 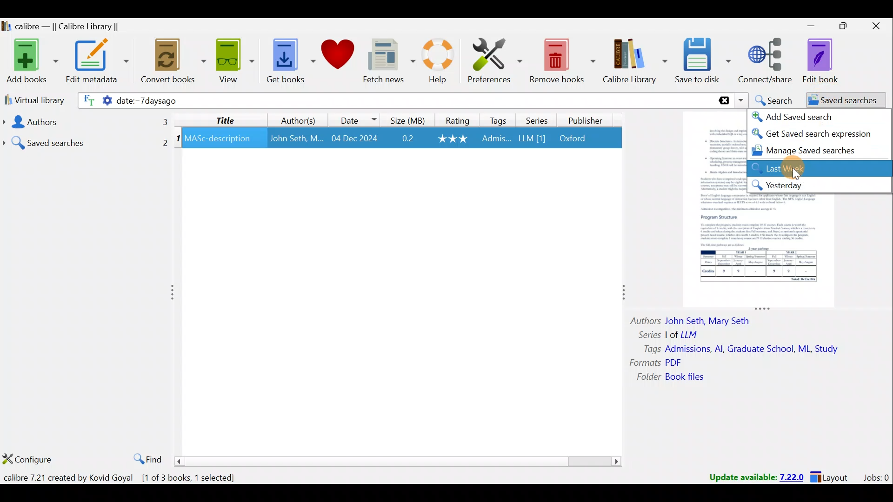 What do you see at coordinates (354, 139) in the screenshot?
I see `04 Dec 2024` at bounding box center [354, 139].